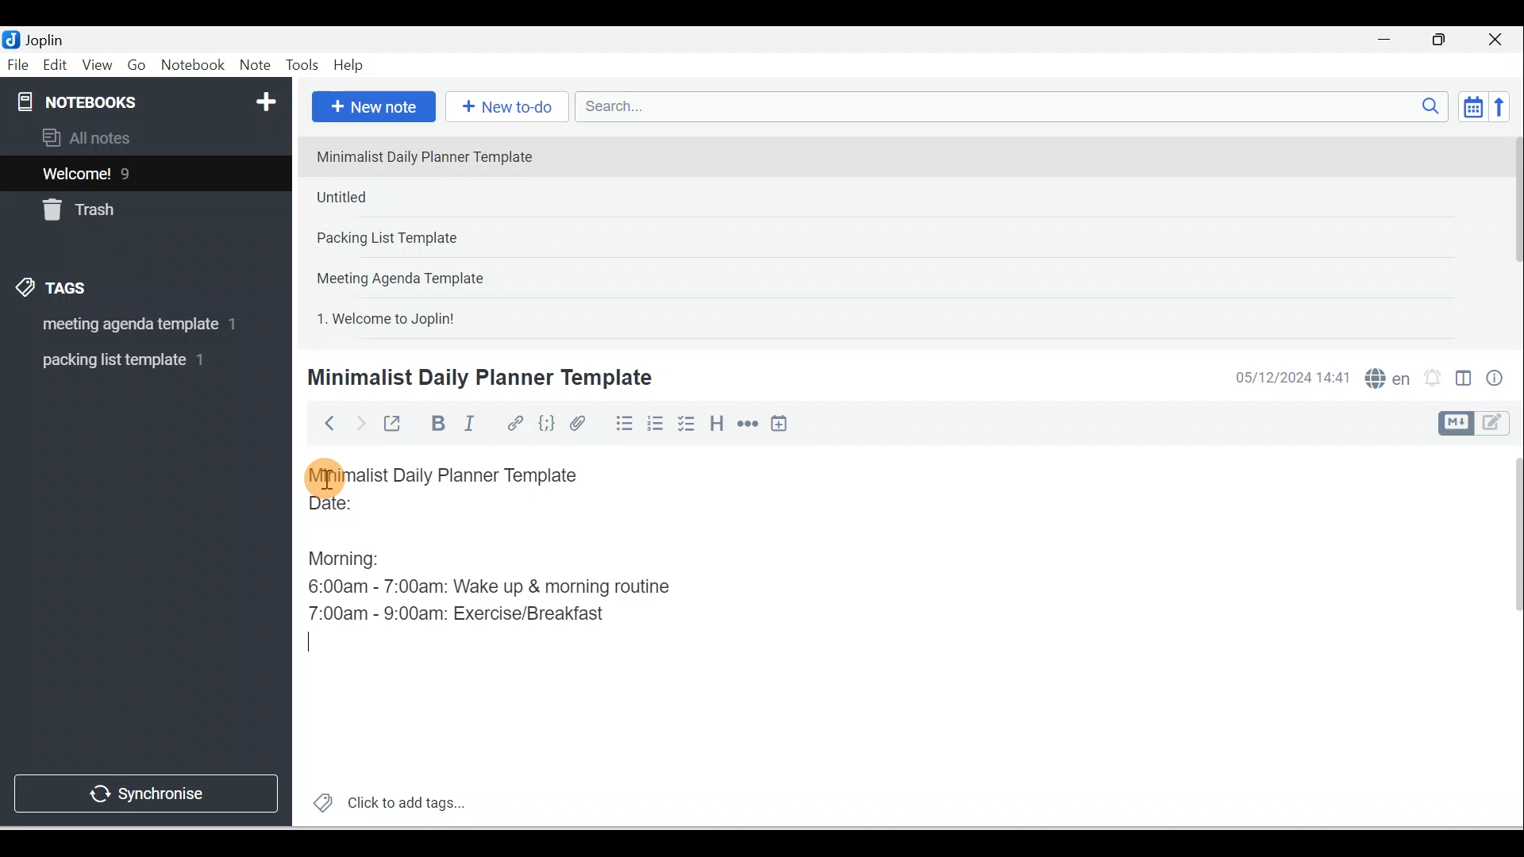  Describe the element at coordinates (1017, 106) in the screenshot. I see `Search bar` at that location.